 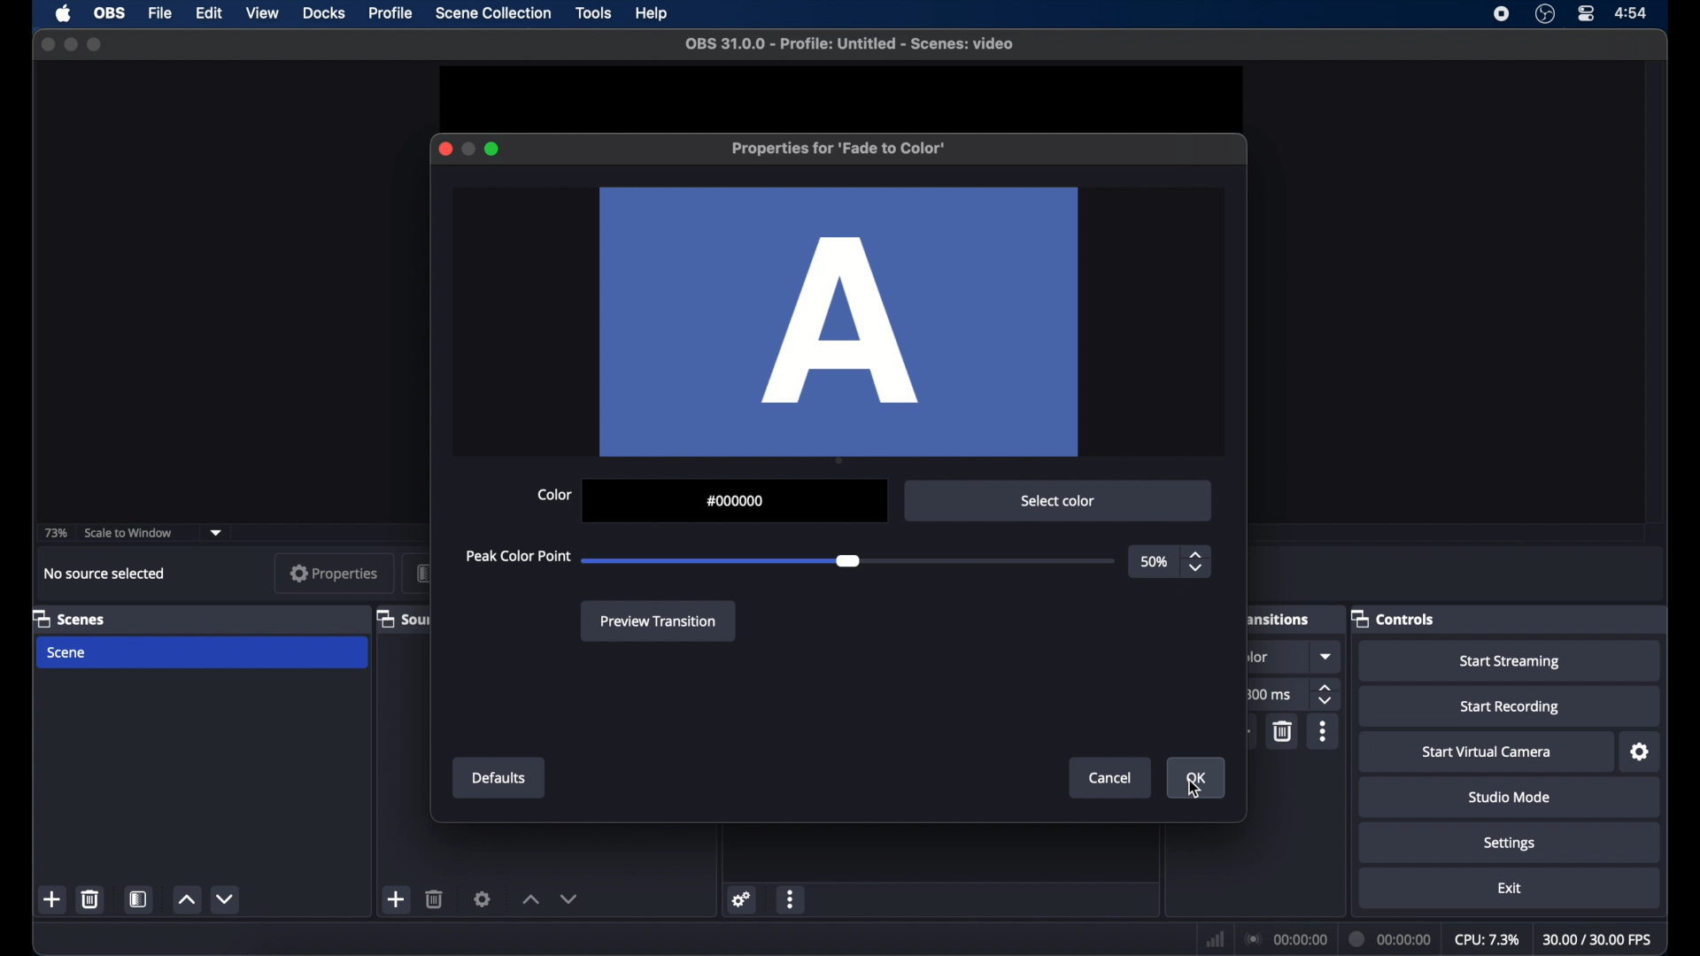 I want to click on preview transition, so click(x=660, y=621).